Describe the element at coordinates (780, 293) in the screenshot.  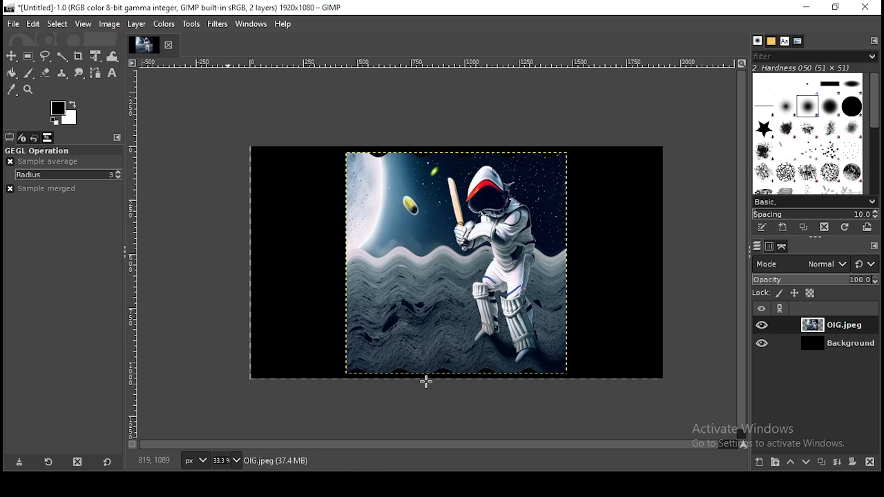
I see `lock pixel` at that location.